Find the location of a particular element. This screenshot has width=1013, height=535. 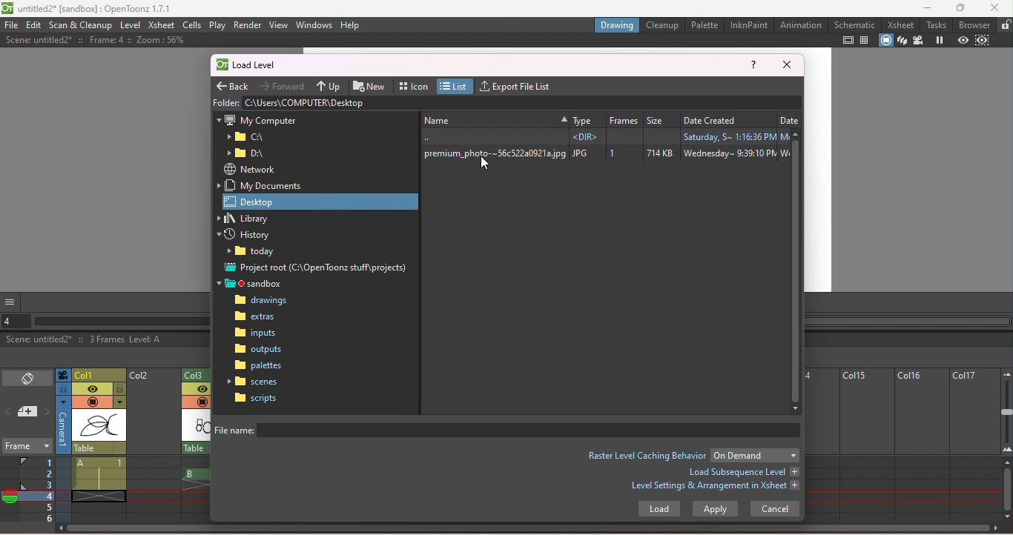

Xsheet is located at coordinates (903, 24).